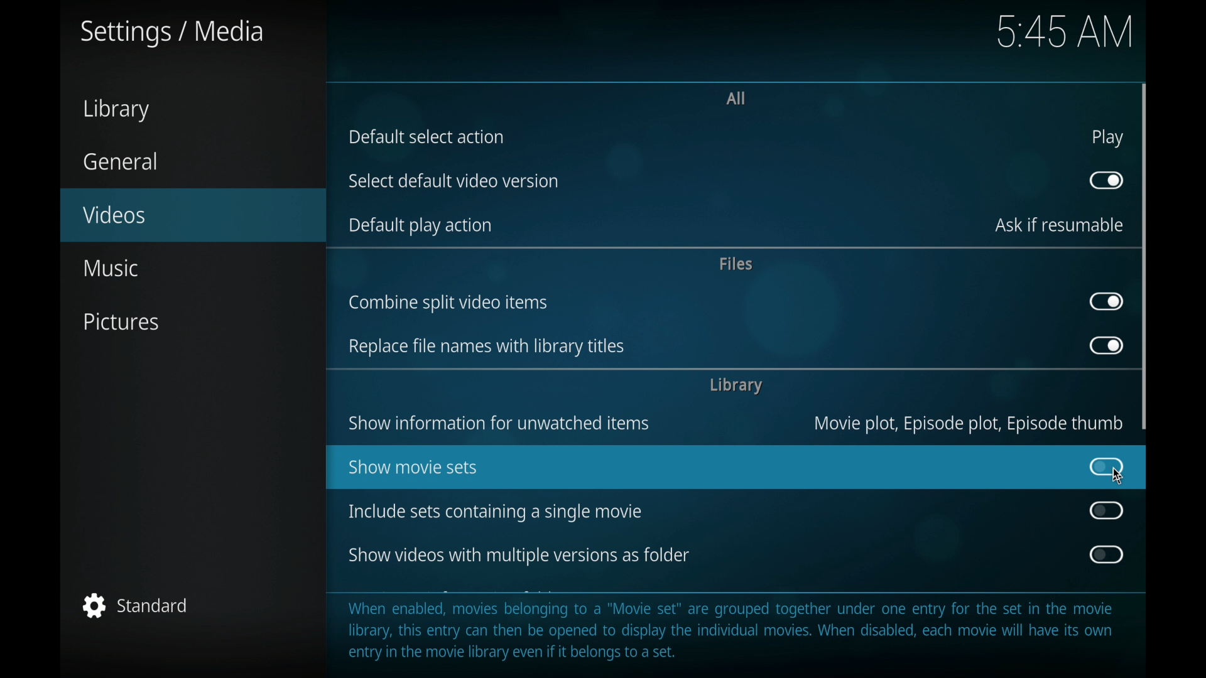 Image resolution: width=1206 pixels, height=678 pixels. Describe the element at coordinates (1118, 477) in the screenshot. I see `cursor` at that location.